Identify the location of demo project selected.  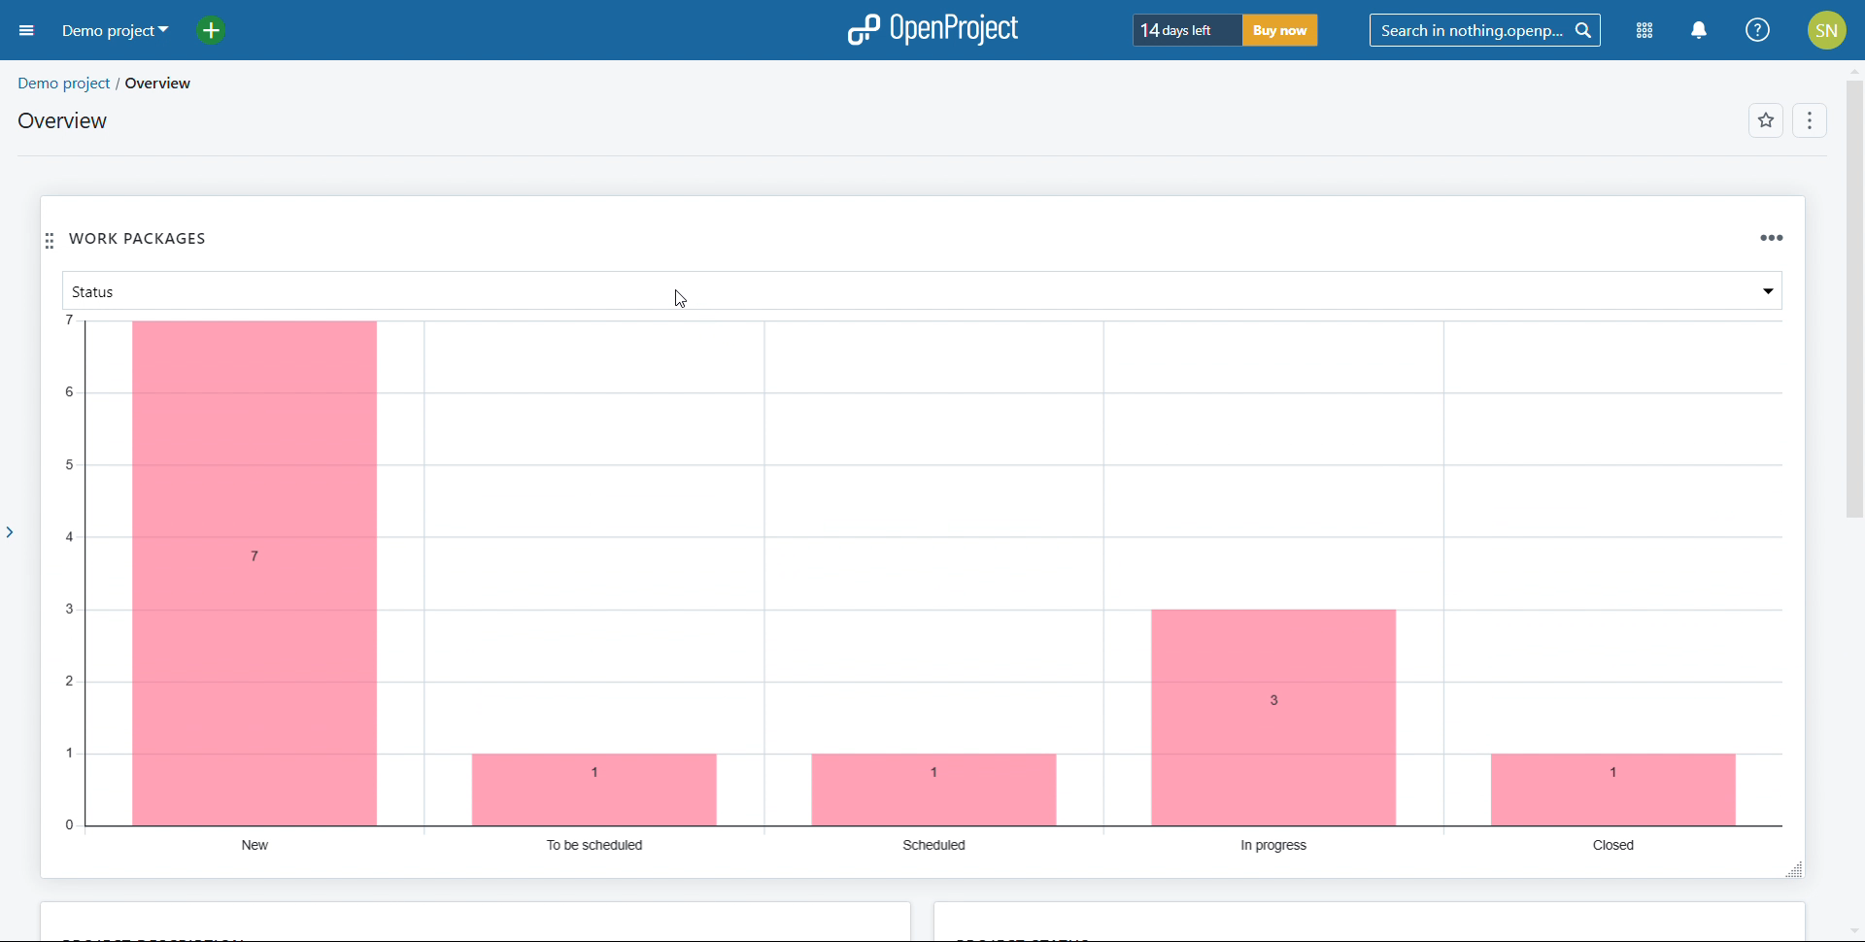
(116, 32).